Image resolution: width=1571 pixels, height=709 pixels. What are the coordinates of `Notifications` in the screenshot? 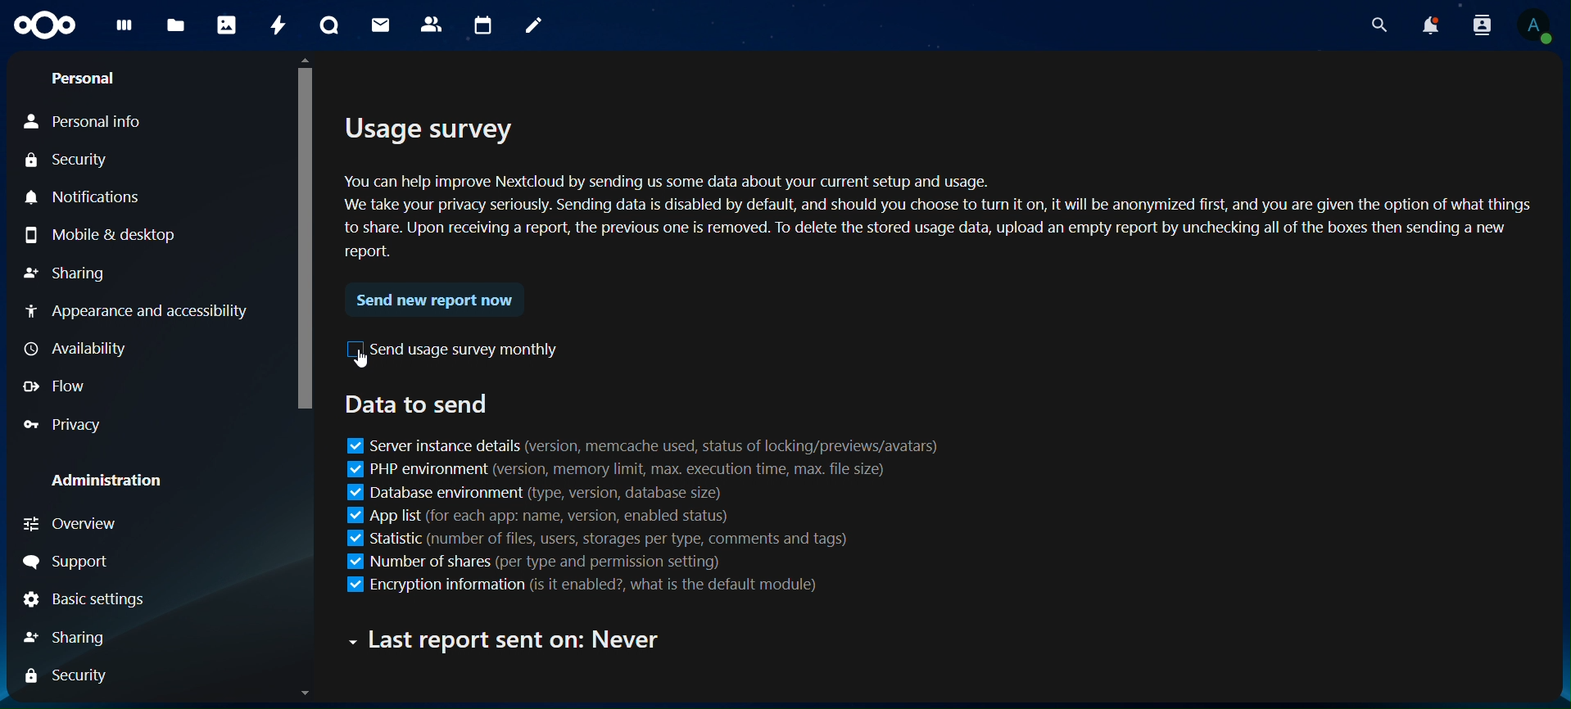 It's located at (89, 198).